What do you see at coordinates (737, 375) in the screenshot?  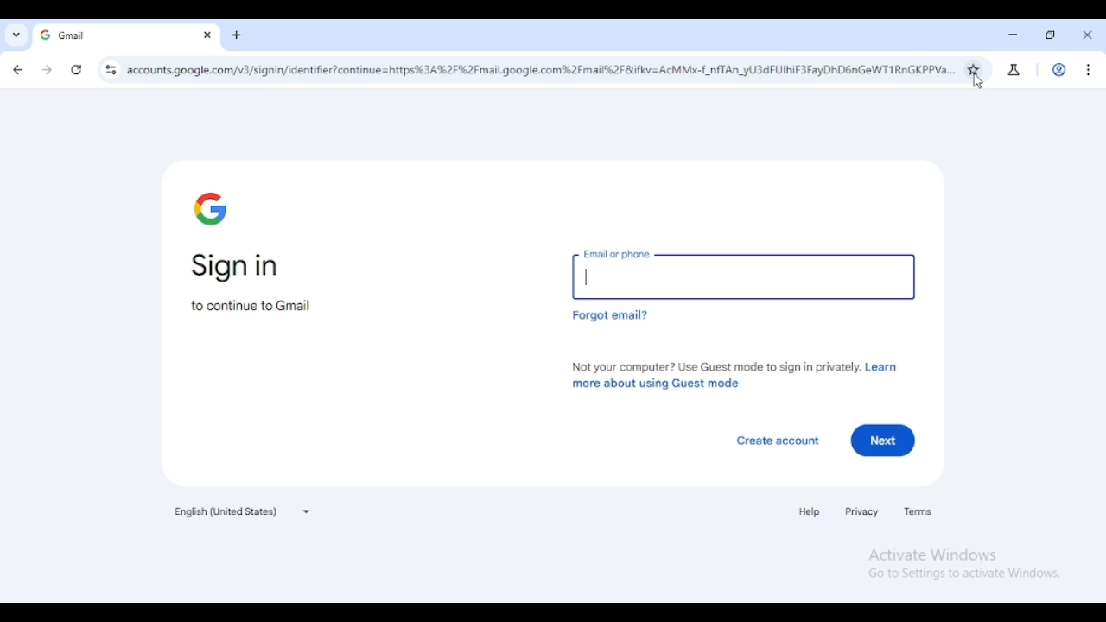 I see `not your computer? use guest mode to sign in privately. learn more about using guest mode` at bounding box center [737, 375].